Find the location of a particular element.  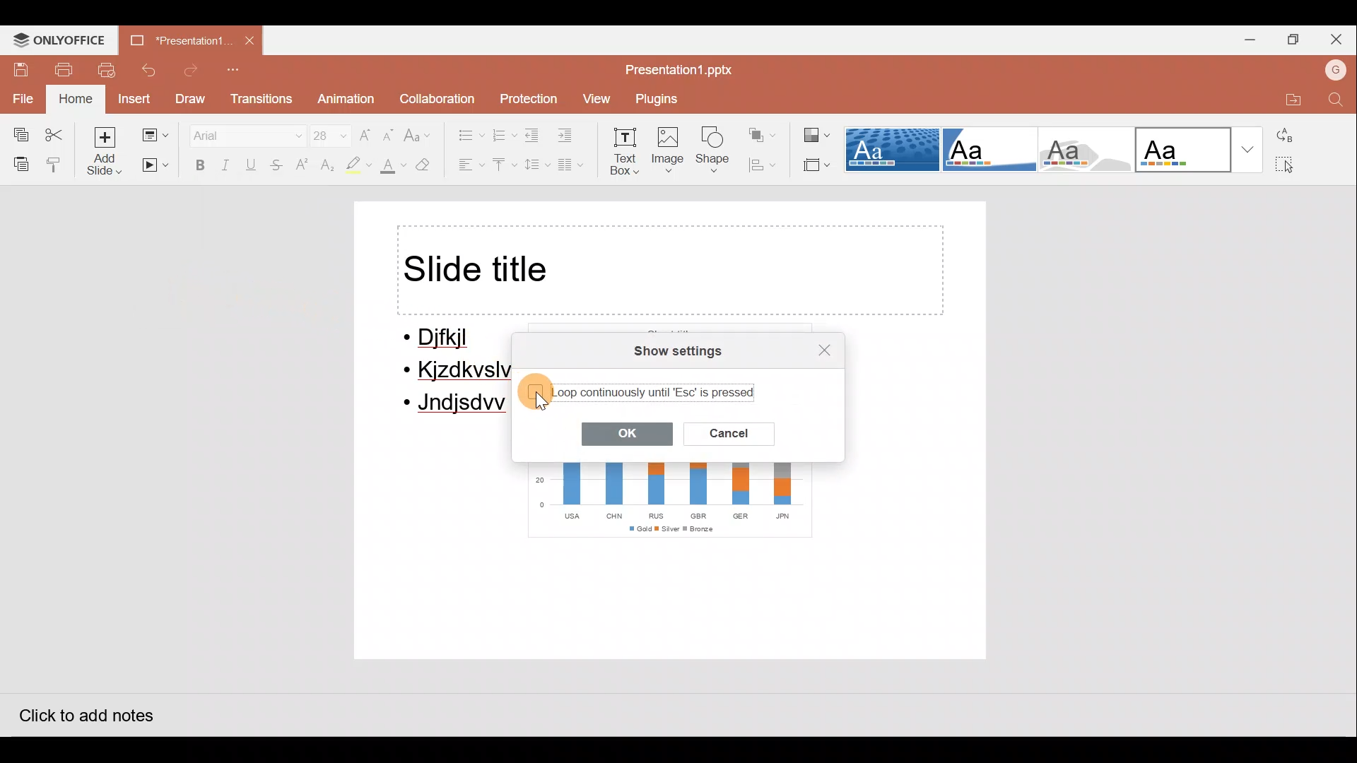

Minimize is located at coordinates (1247, 38).